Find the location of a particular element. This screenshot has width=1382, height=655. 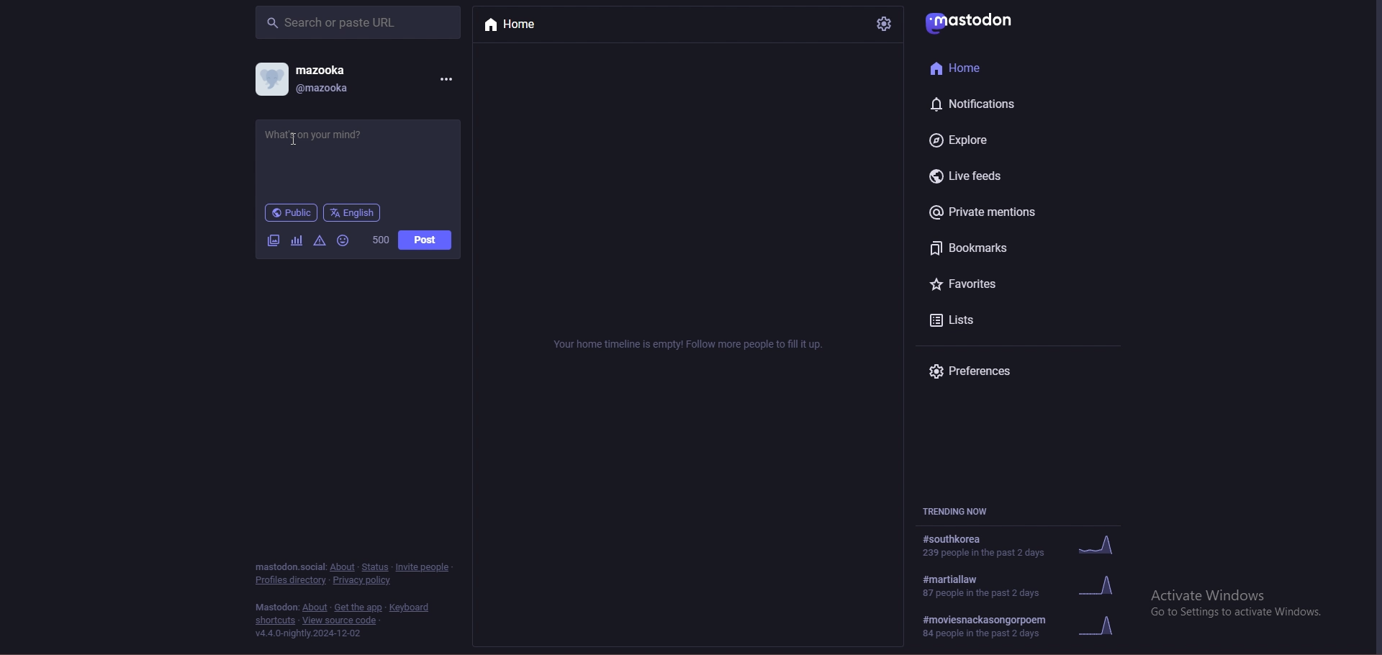

favorites is located at coordinates (982, 286).